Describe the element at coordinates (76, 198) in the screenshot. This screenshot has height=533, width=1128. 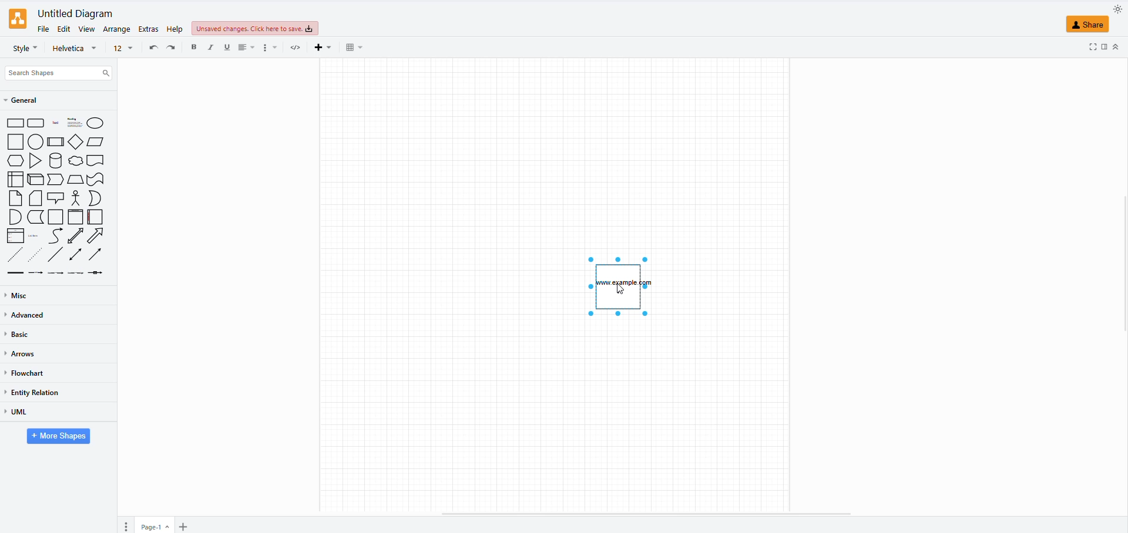
I see `actor` at that location.